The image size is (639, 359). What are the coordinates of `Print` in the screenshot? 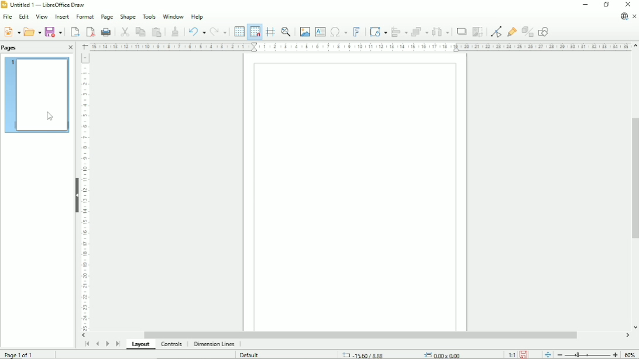 It's located at (106, 32).